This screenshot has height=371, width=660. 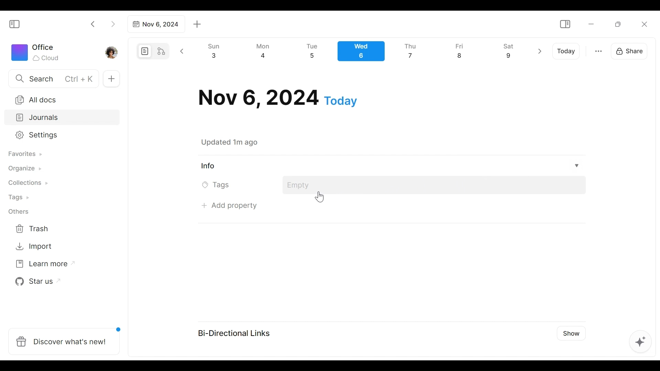 I want to click on Show/Hide Sidebar, so click(x=565, y=24).